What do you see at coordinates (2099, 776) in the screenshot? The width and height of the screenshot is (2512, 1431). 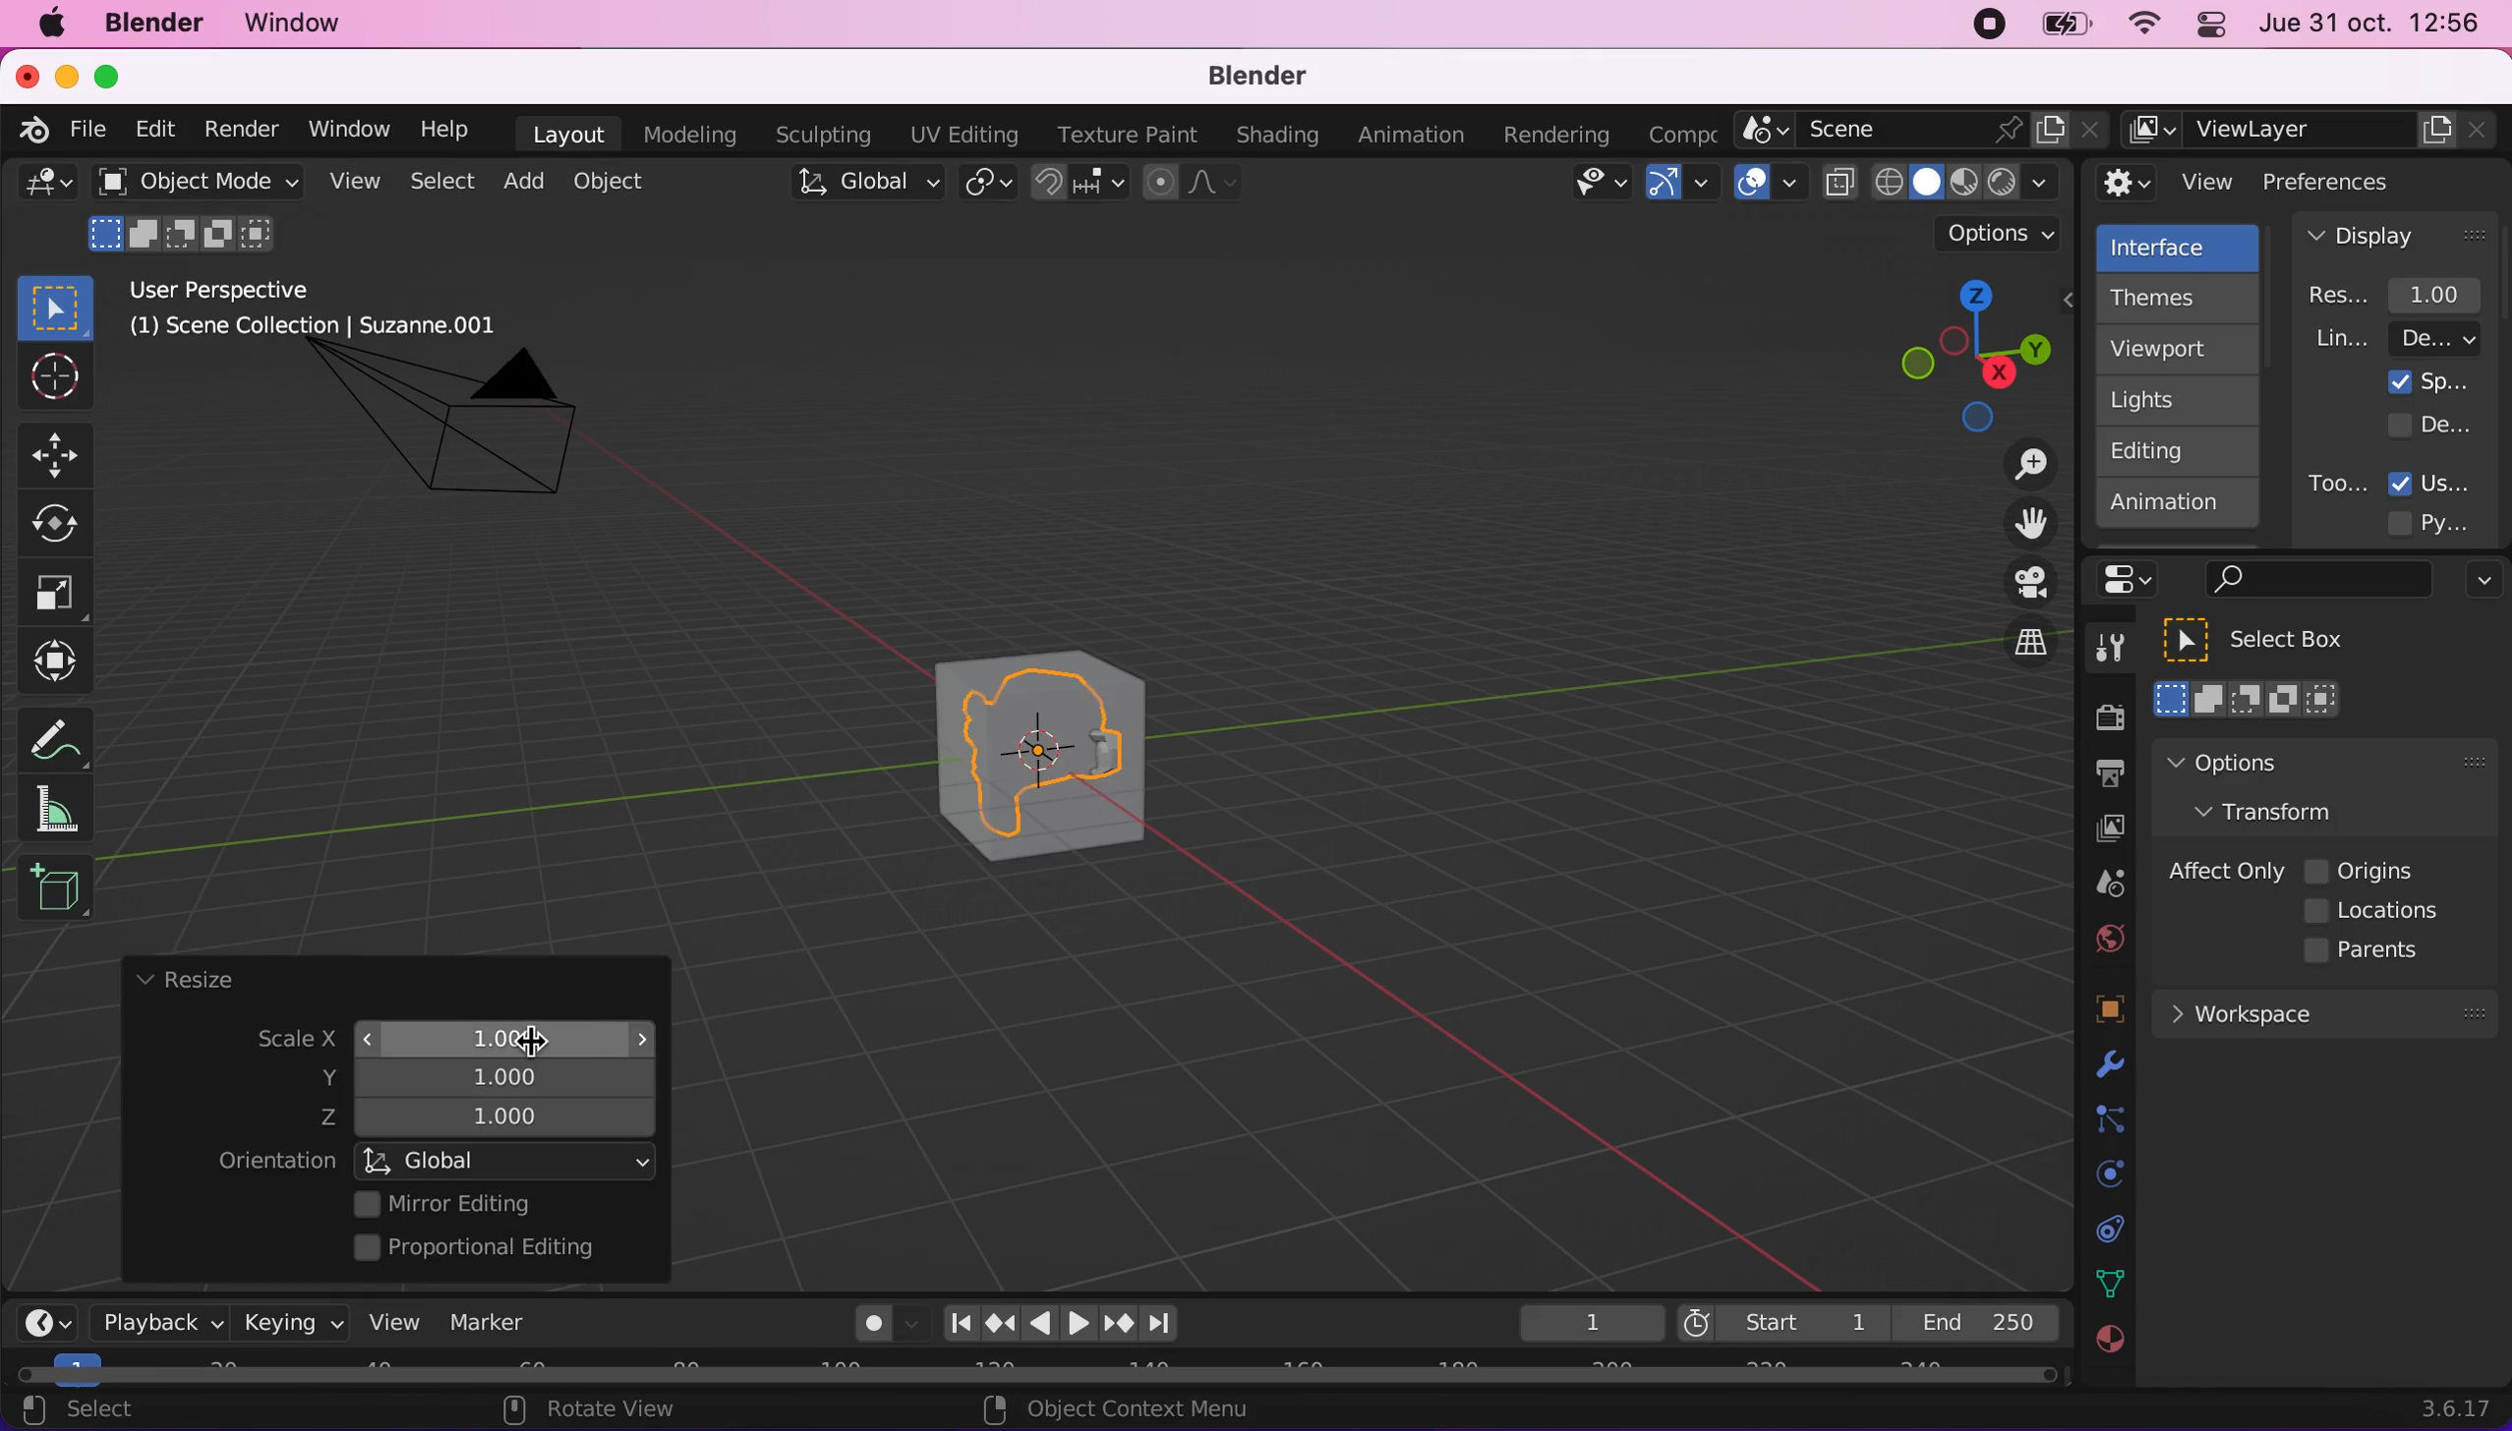 I see `output` at bounding box center [2099, 776].